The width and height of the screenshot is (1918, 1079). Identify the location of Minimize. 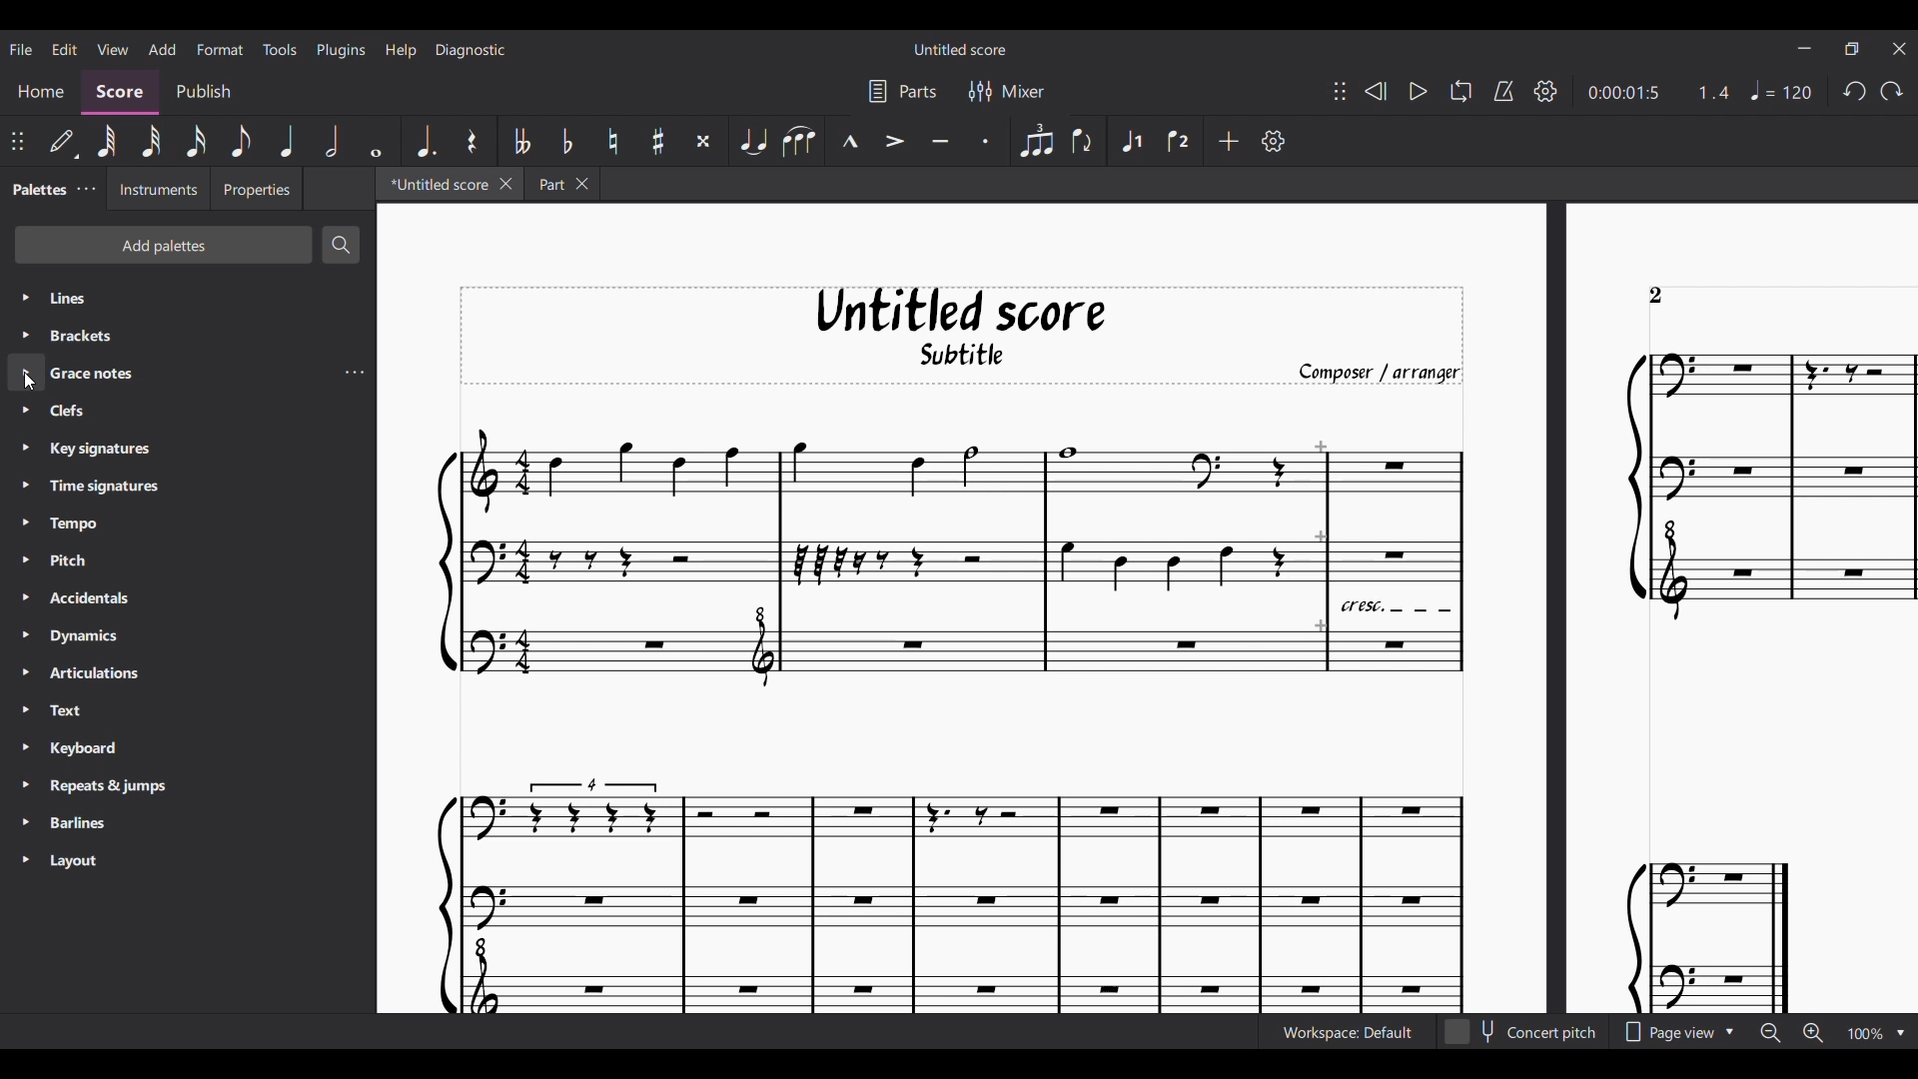
(1805, 48).